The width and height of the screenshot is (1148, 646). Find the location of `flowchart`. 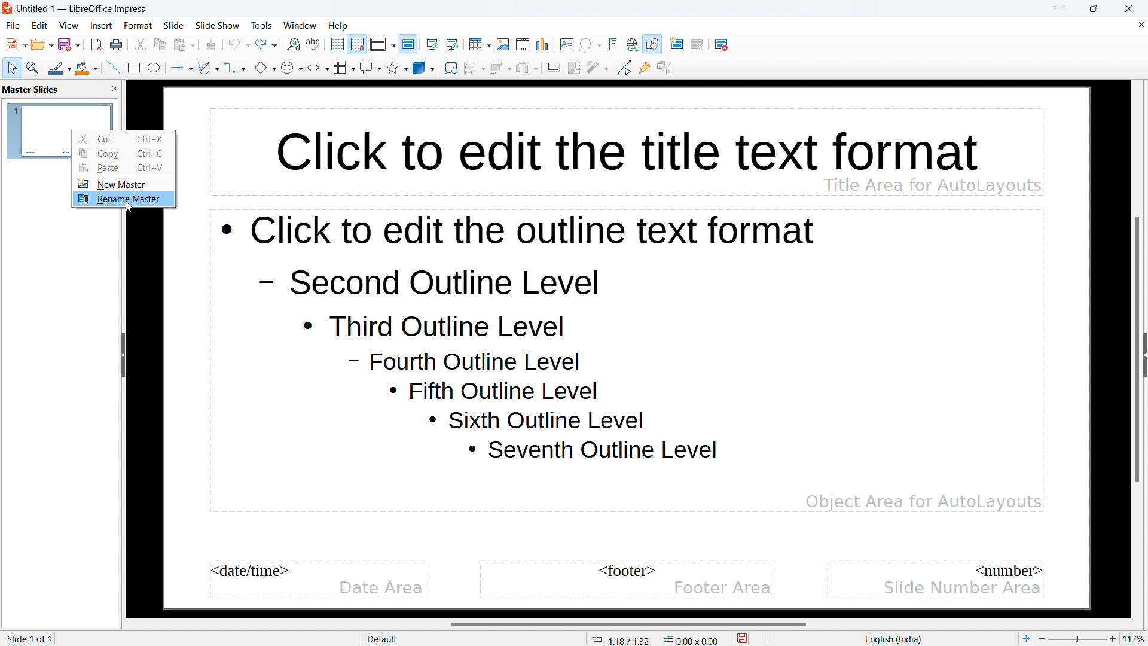

flowchart is located at coordinates (344, 68).